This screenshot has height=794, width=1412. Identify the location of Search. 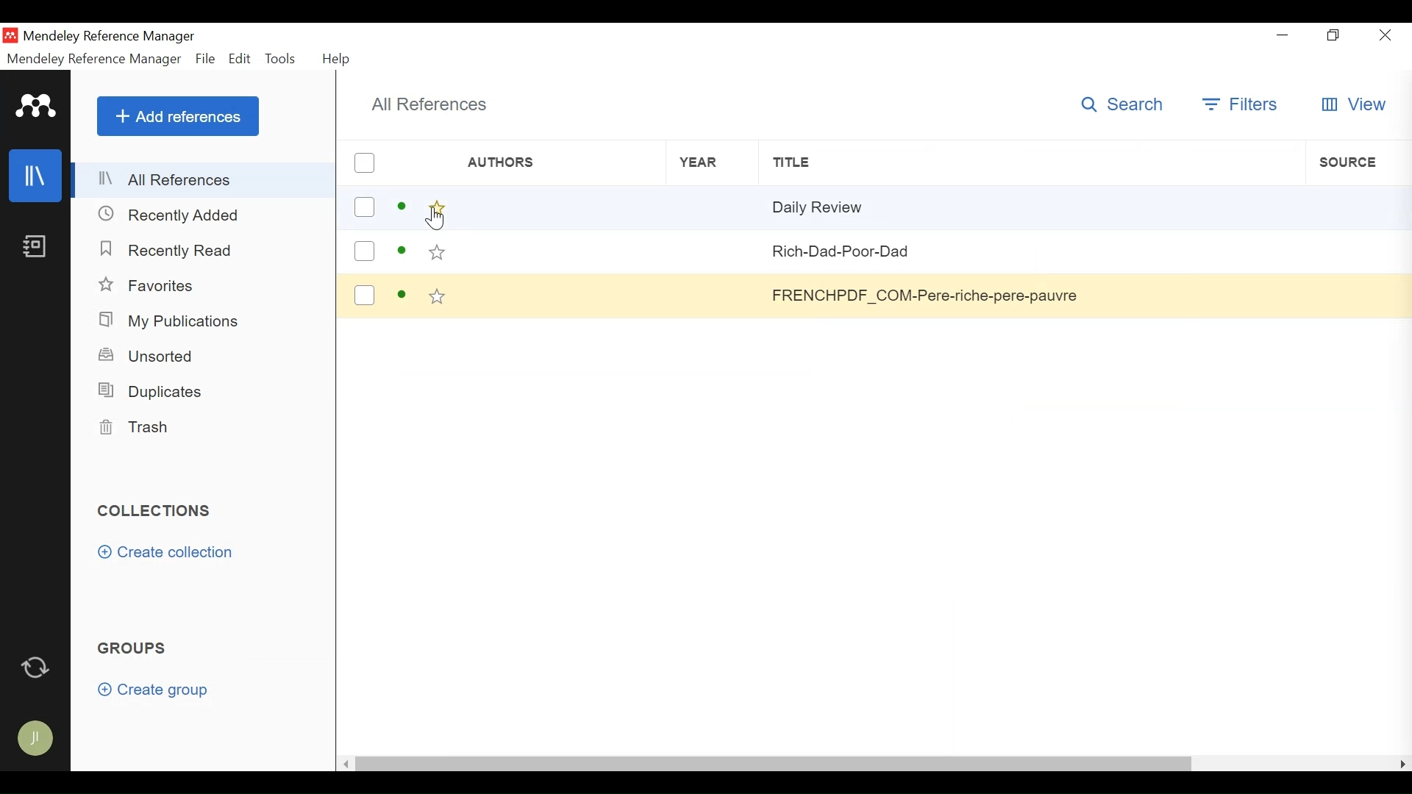
(1122, 105).